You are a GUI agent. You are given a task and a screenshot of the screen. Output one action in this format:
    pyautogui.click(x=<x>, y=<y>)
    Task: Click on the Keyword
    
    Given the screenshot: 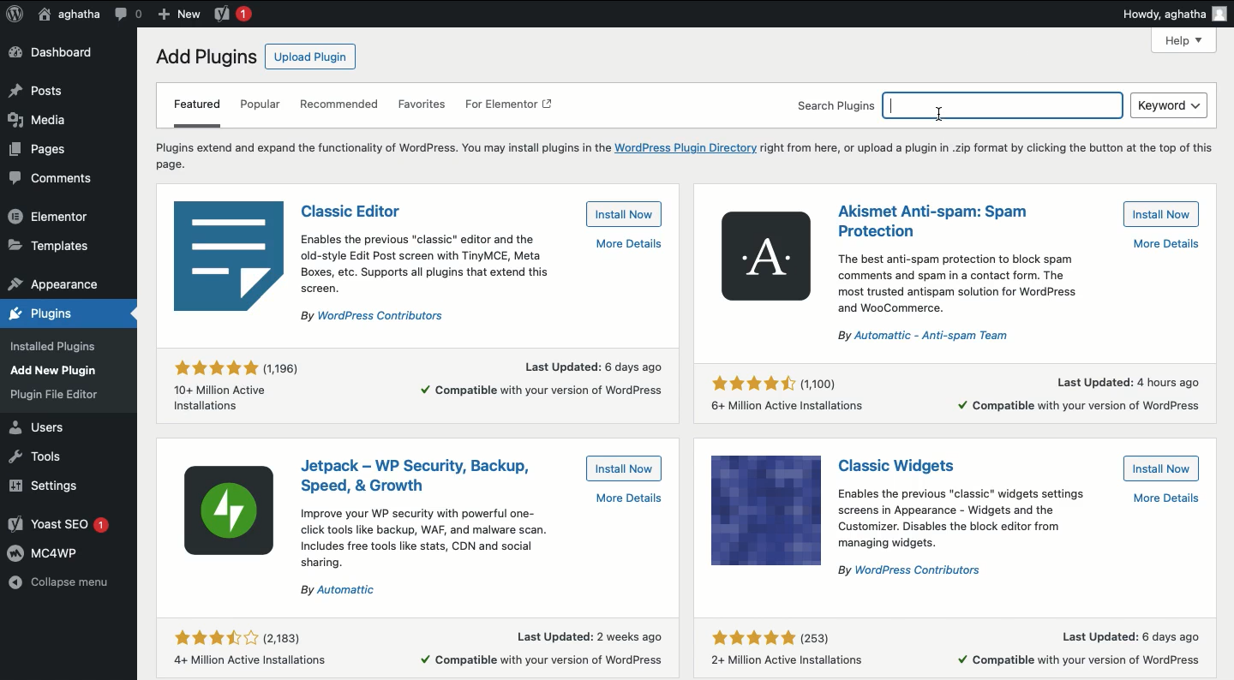 What is the action you would take?
    pyautogui.click(x=1170, y=105)
    